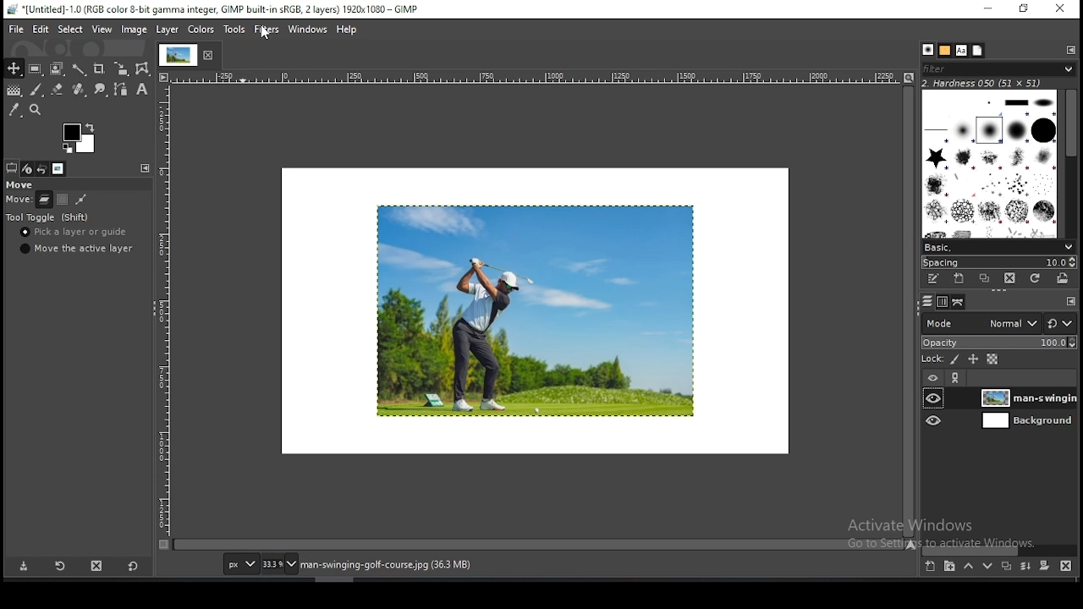  I want to click on gradient fill tool, so click(15, 91).